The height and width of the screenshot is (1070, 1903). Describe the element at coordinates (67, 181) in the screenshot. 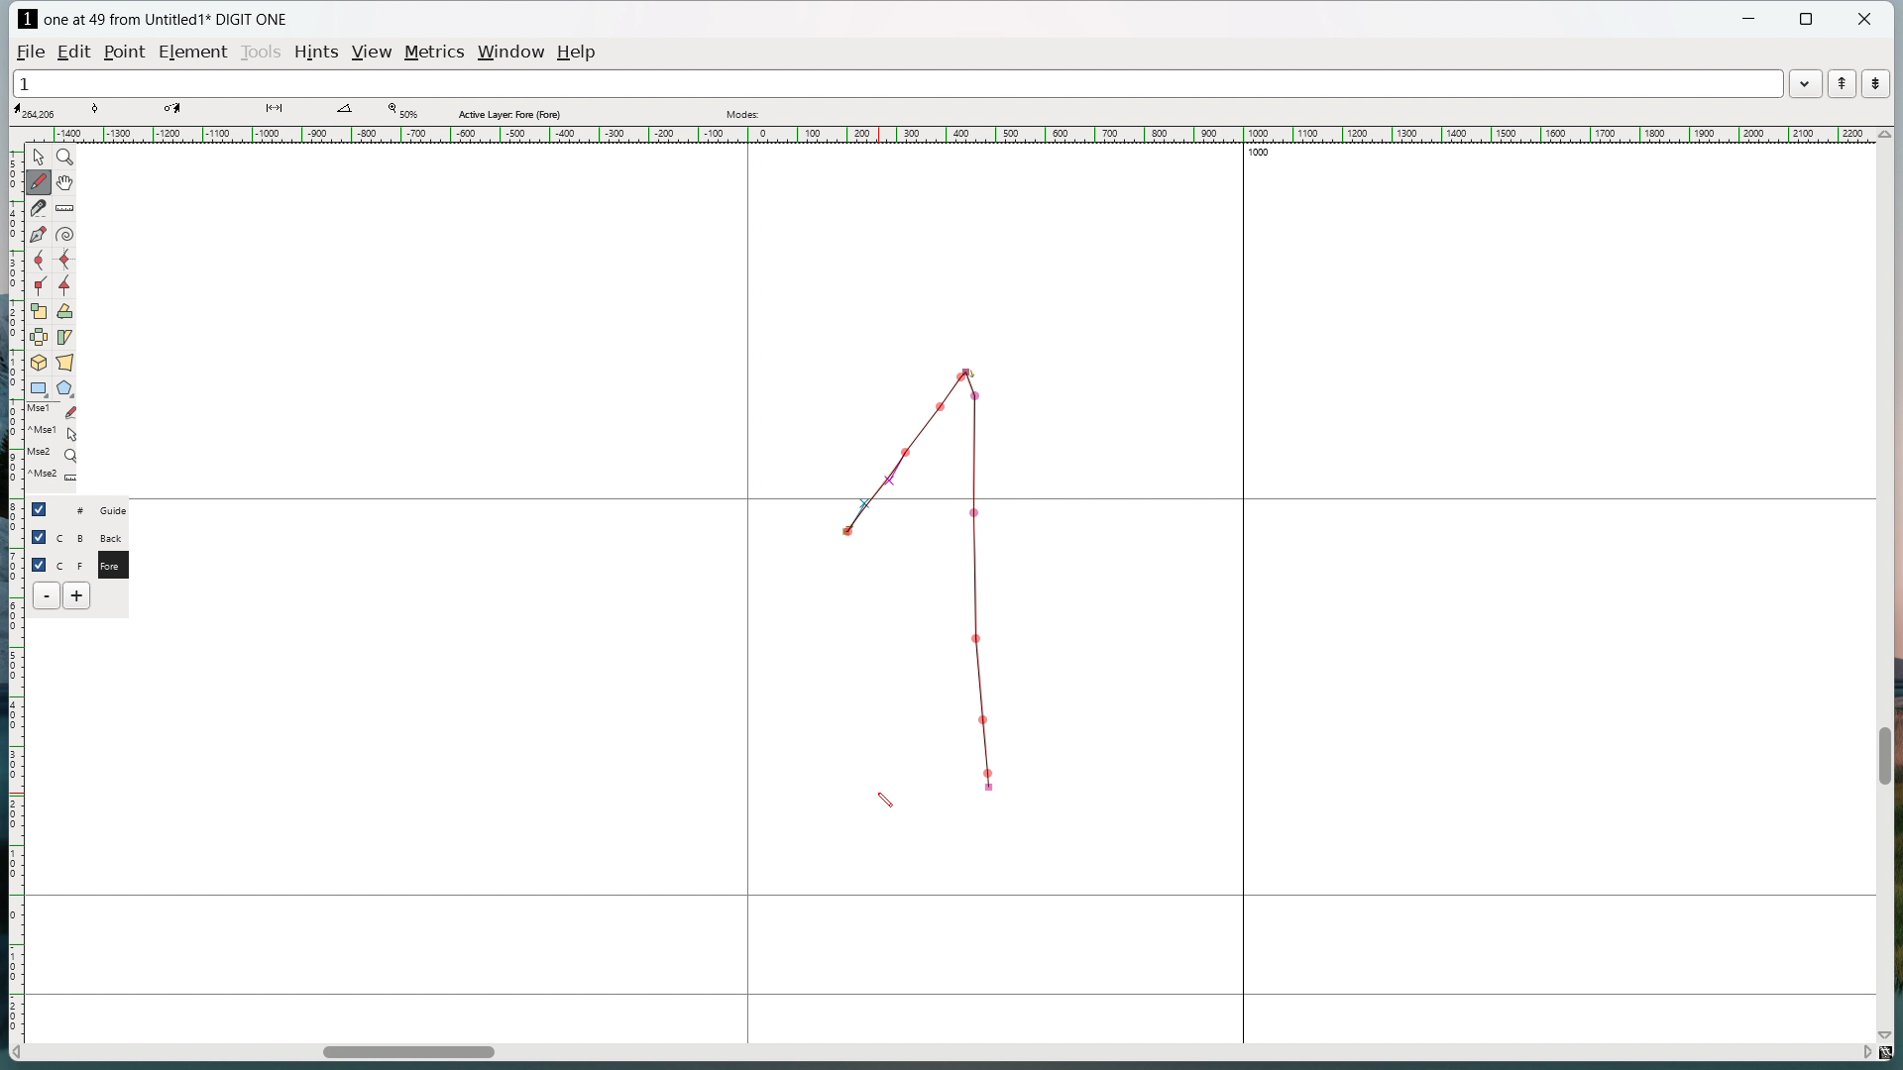

I see `scroll by hand` at that location.